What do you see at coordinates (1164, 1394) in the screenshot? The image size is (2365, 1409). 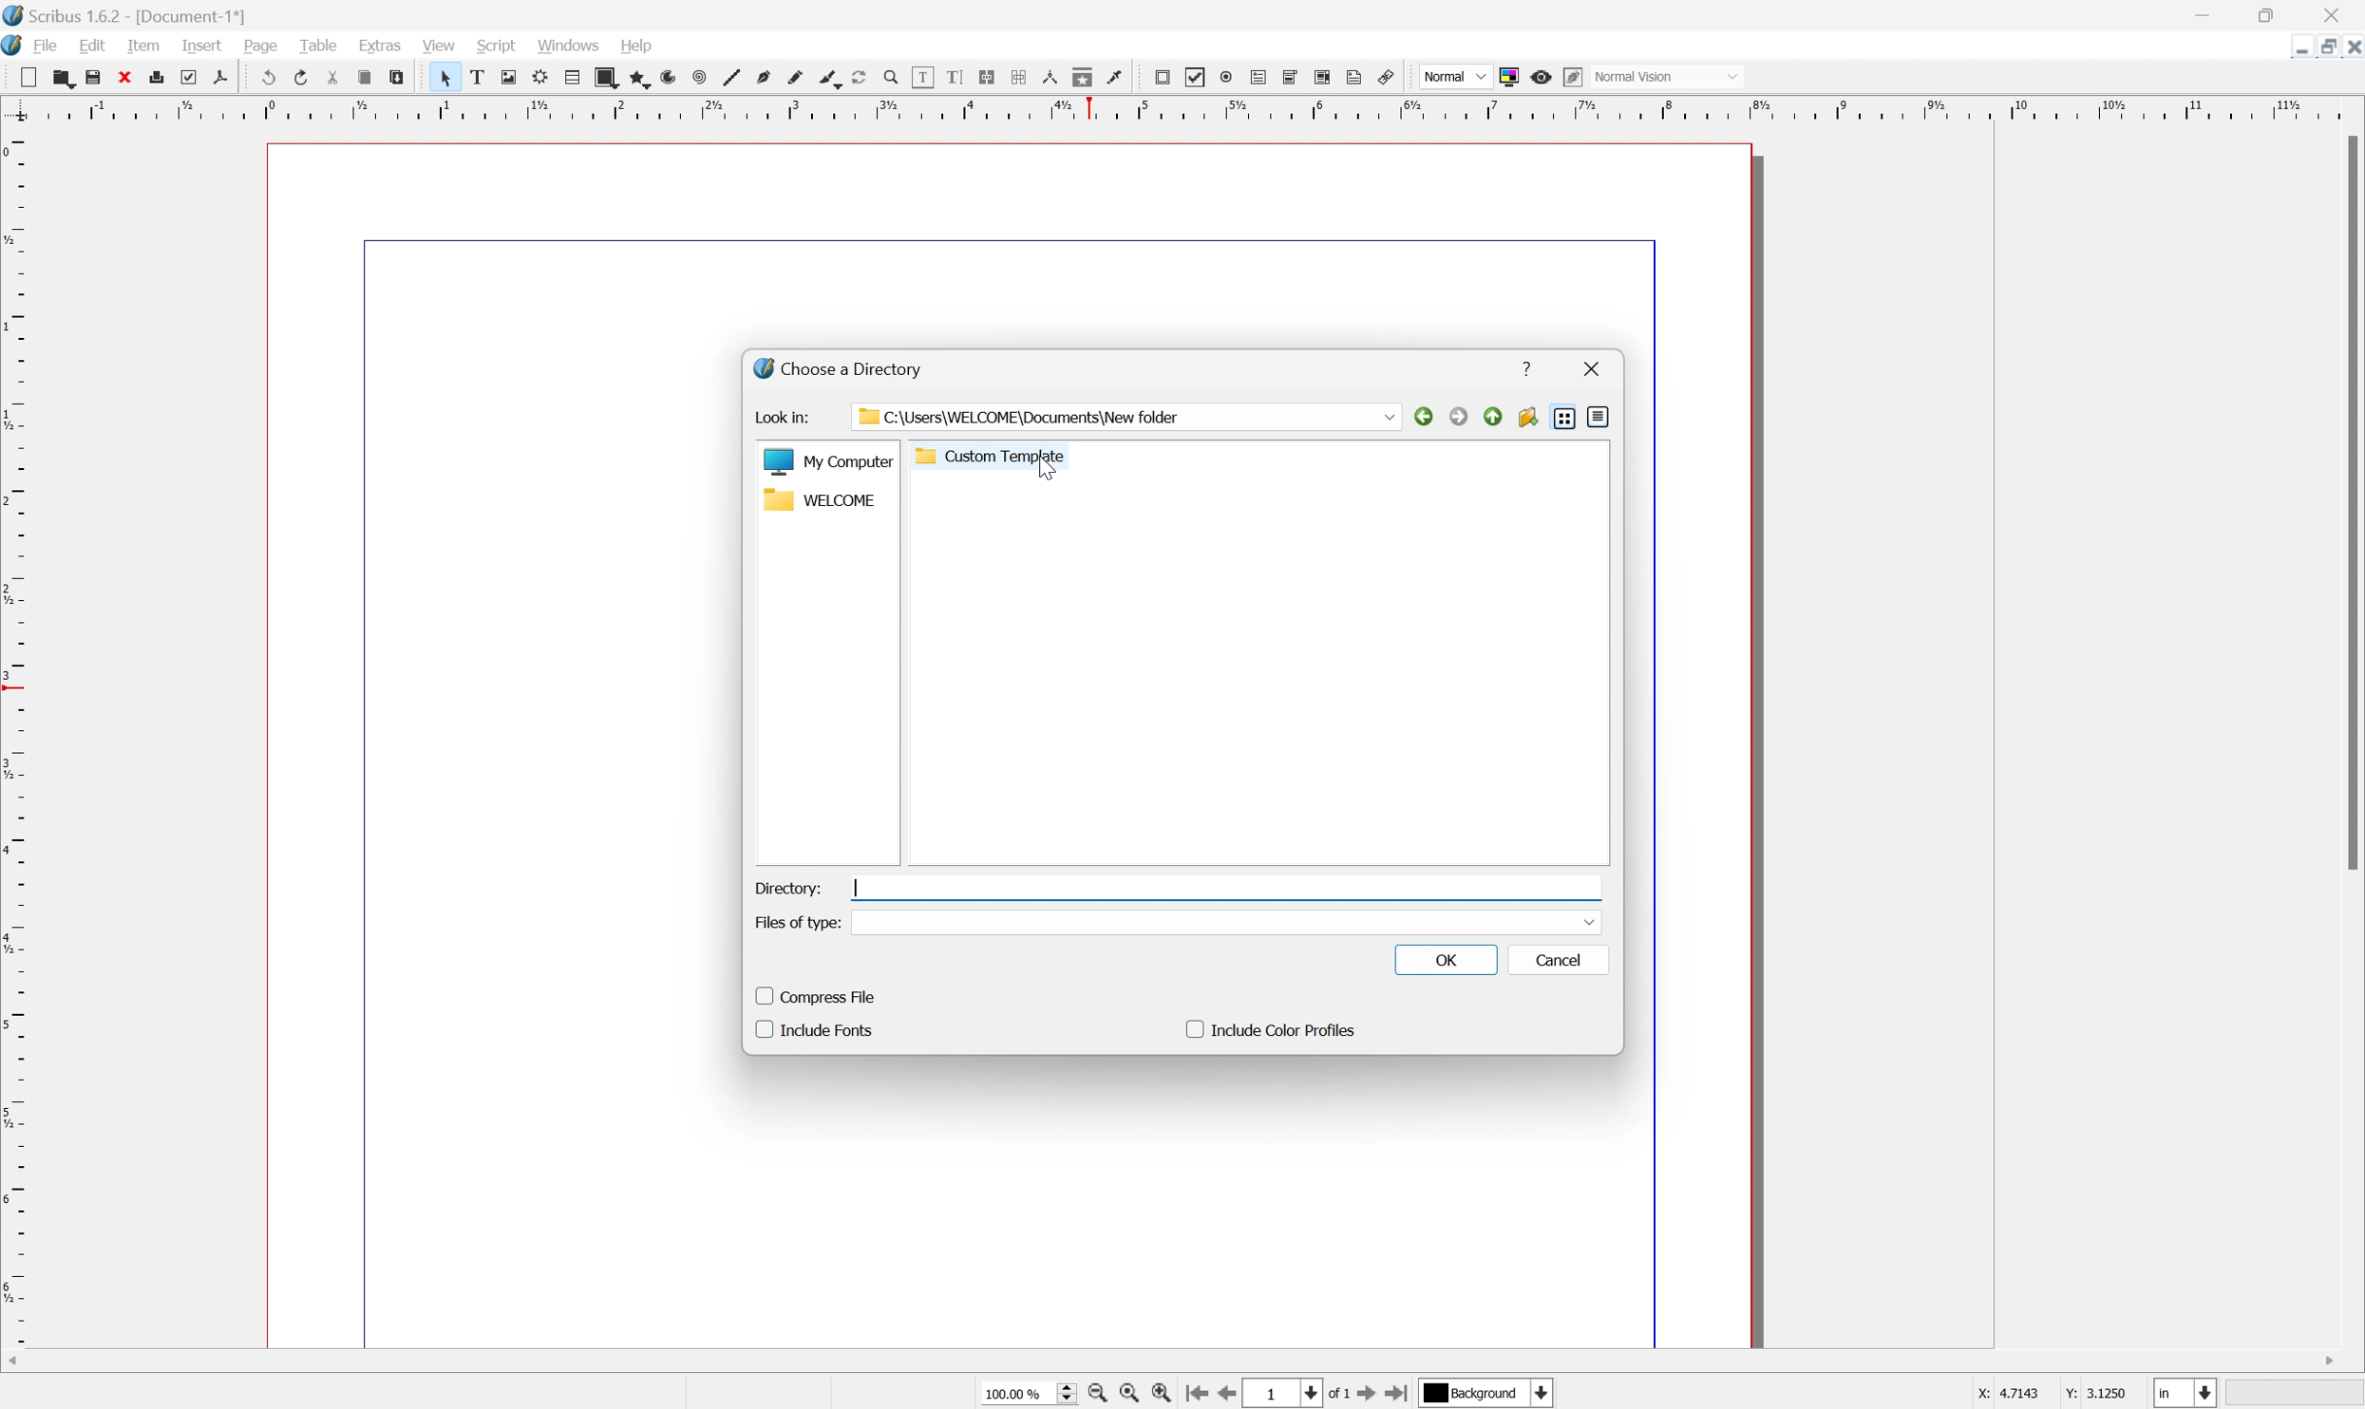 I see `Zoom in` at bounding box center [1164, 1394].